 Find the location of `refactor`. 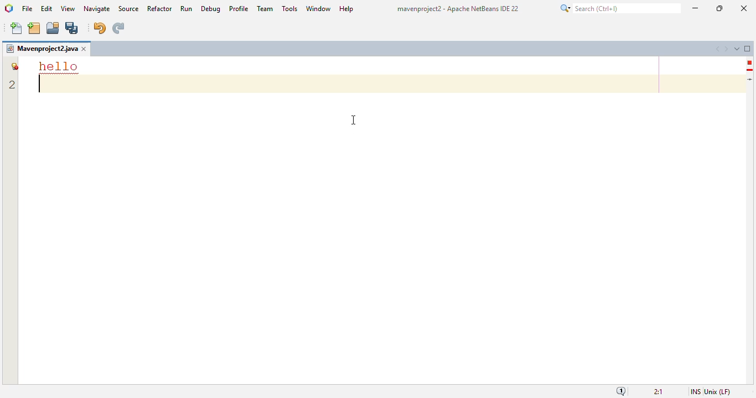

refactor is located at coordinates (160, 8).